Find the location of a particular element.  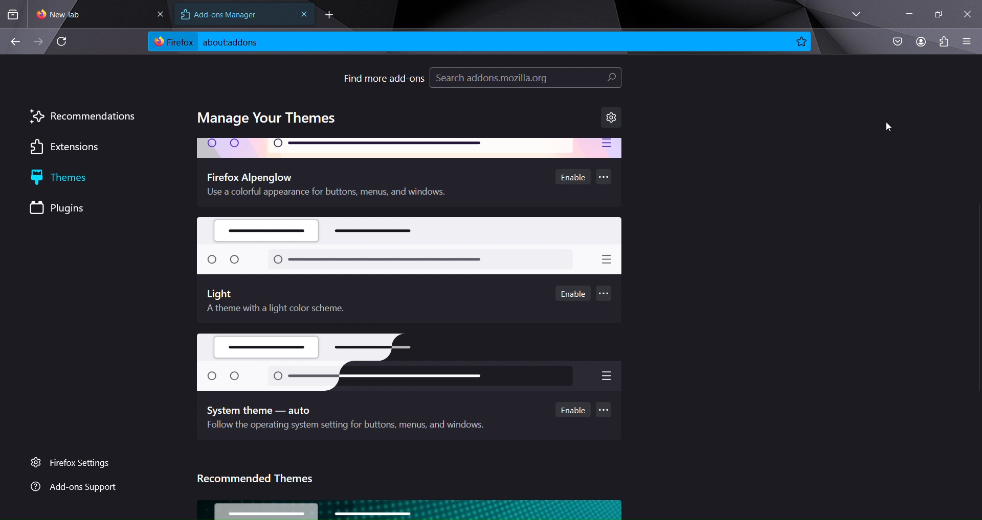

open application menu is located at coordinates (967, 42).